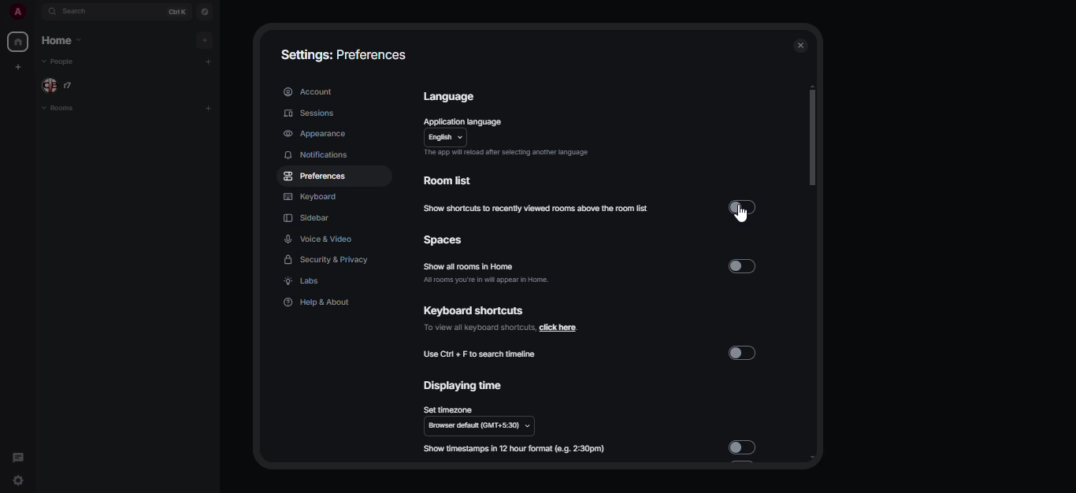 This screenshot has width=1076, height=493. I want to click on show all rooms in home, so click(469, 266).